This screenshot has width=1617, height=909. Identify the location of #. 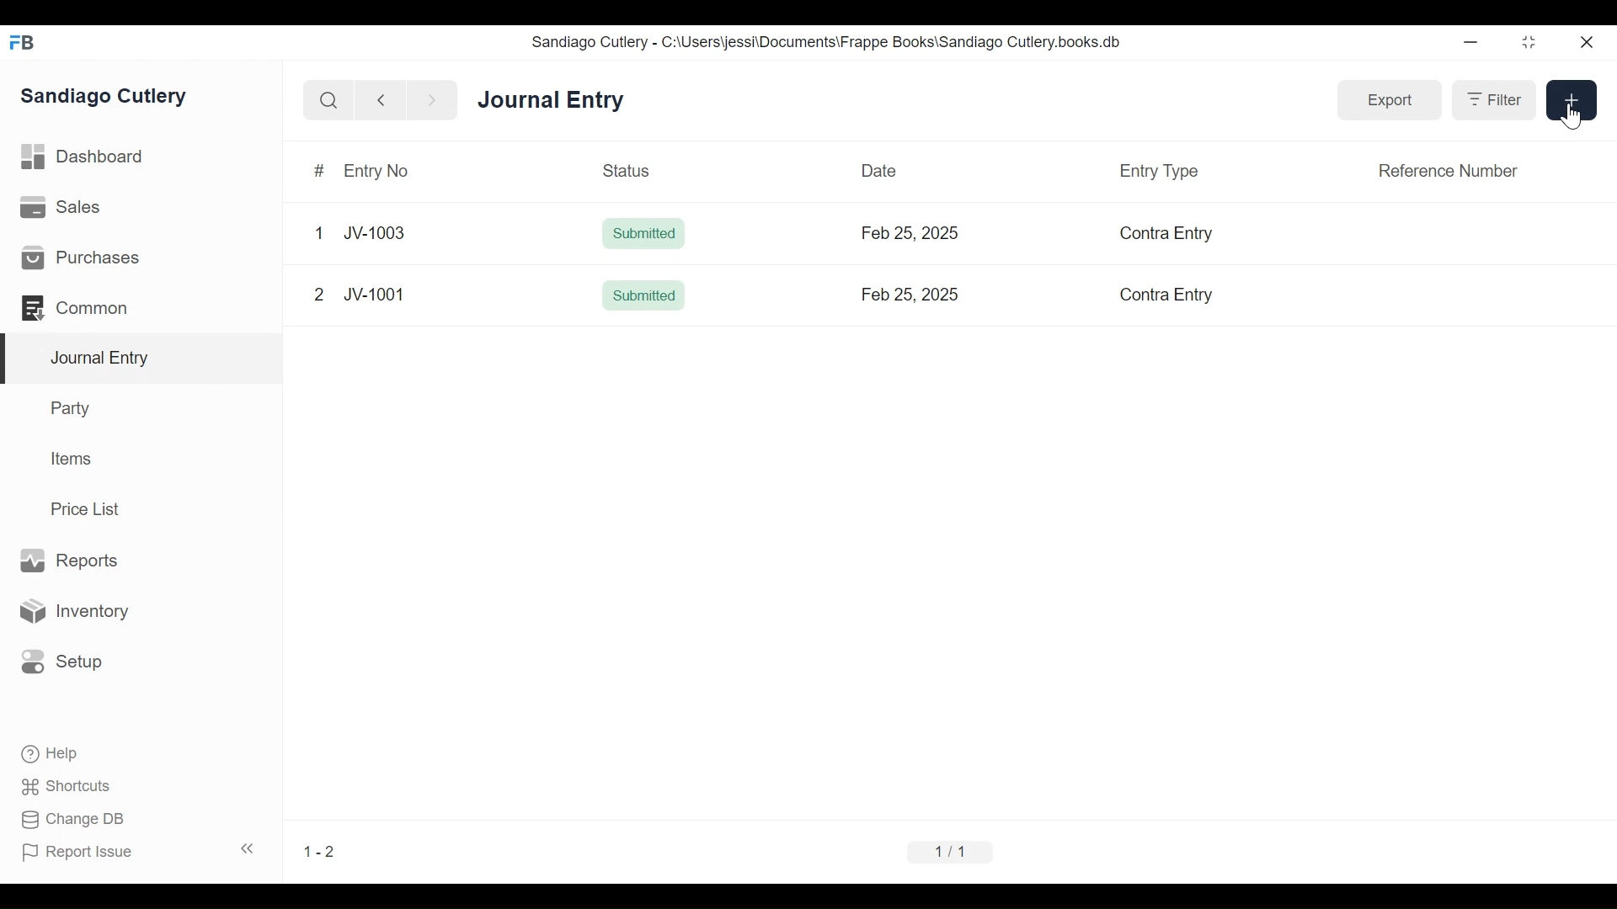
(320, 171).